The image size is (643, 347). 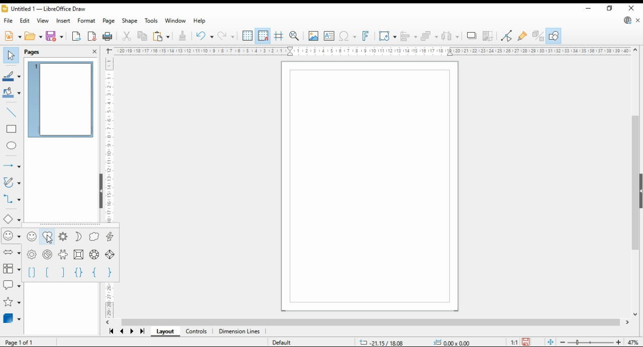 What do you see at coordinates (8, 21) in the screenshot?
I see `file` at bounding box center [8, 21].